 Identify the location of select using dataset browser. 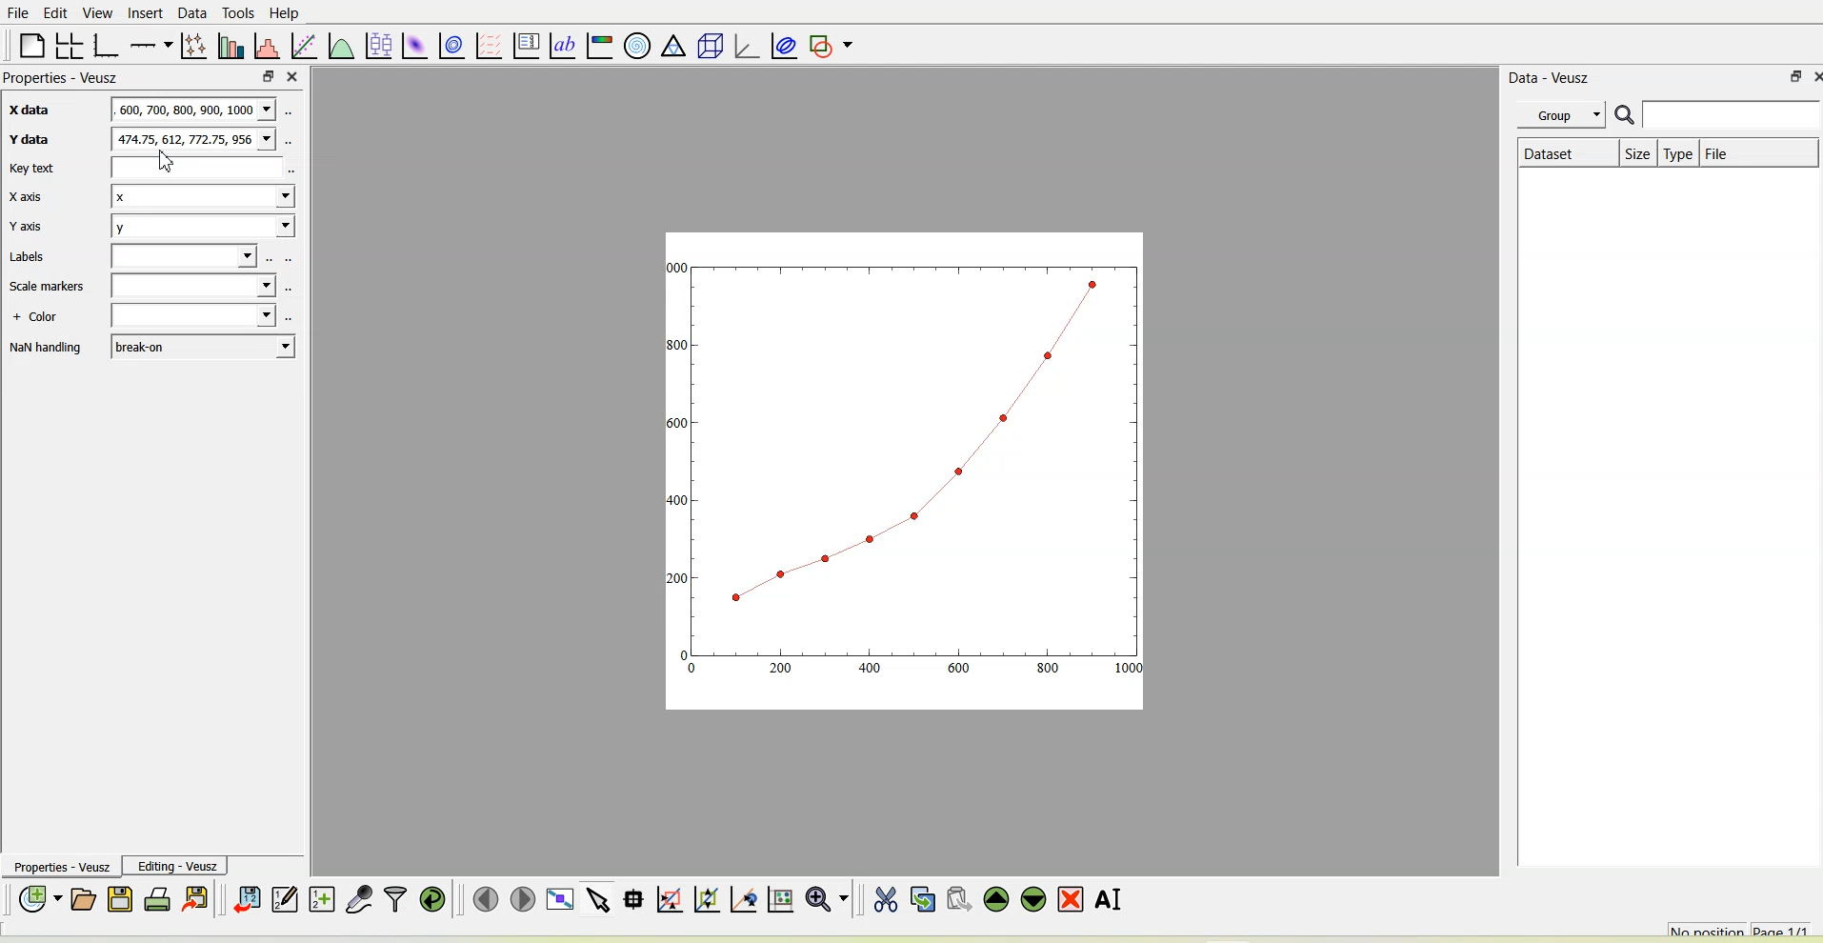
(290, 110).